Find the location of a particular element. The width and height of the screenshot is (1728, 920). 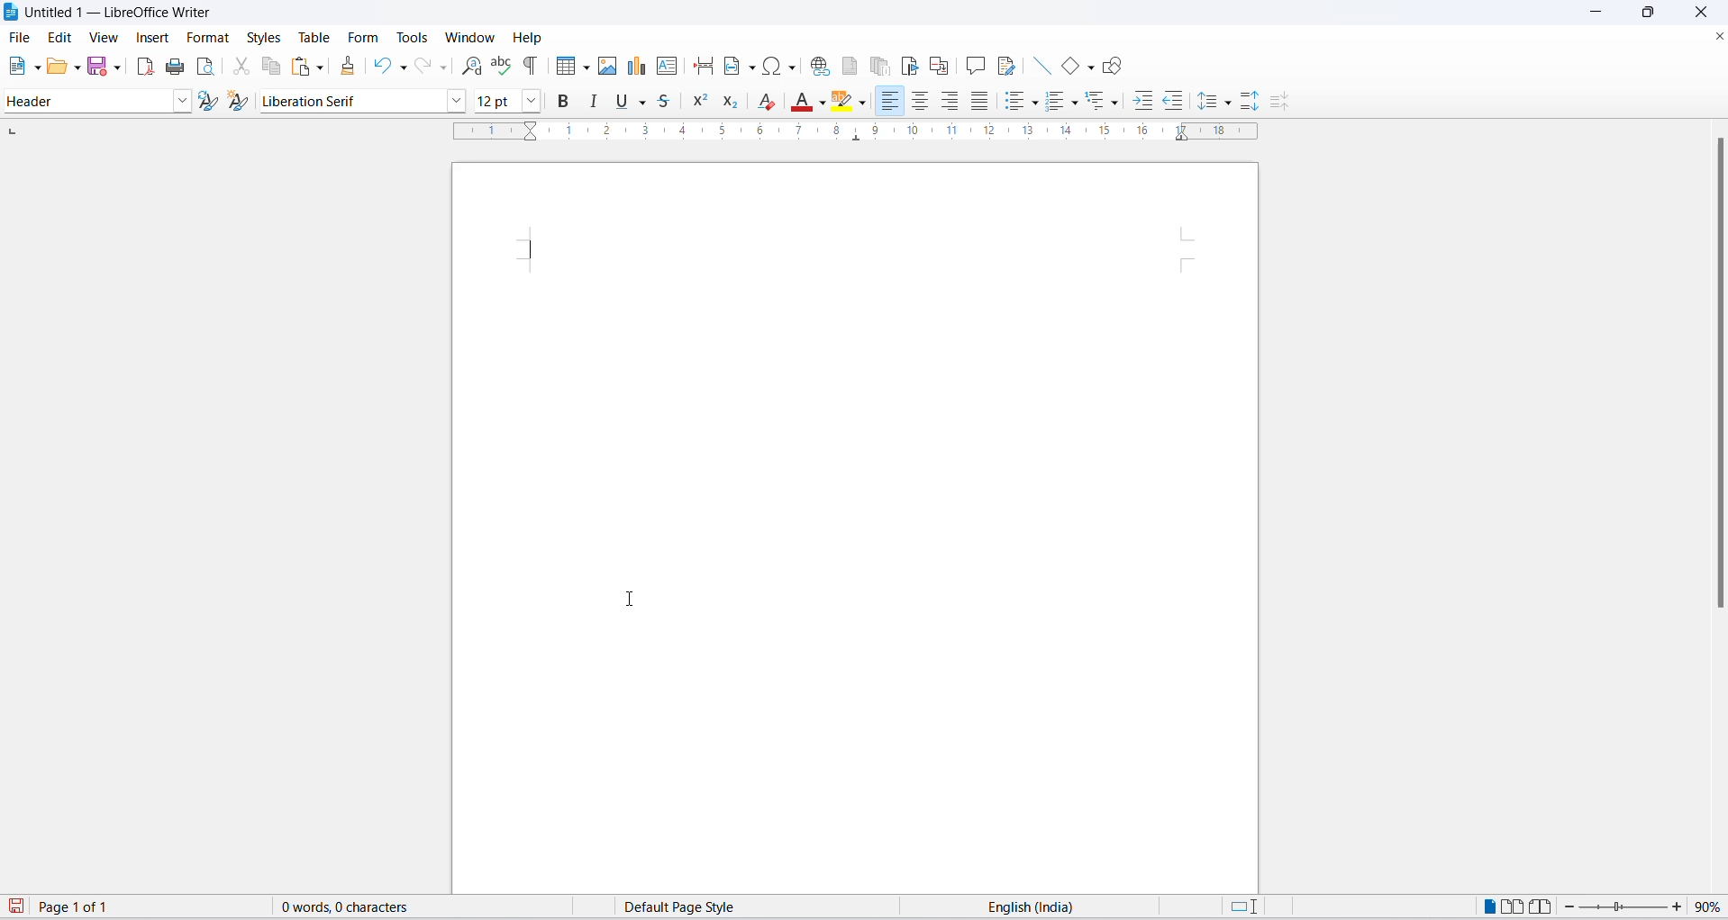

file  options is located at coordinates (37, 67).